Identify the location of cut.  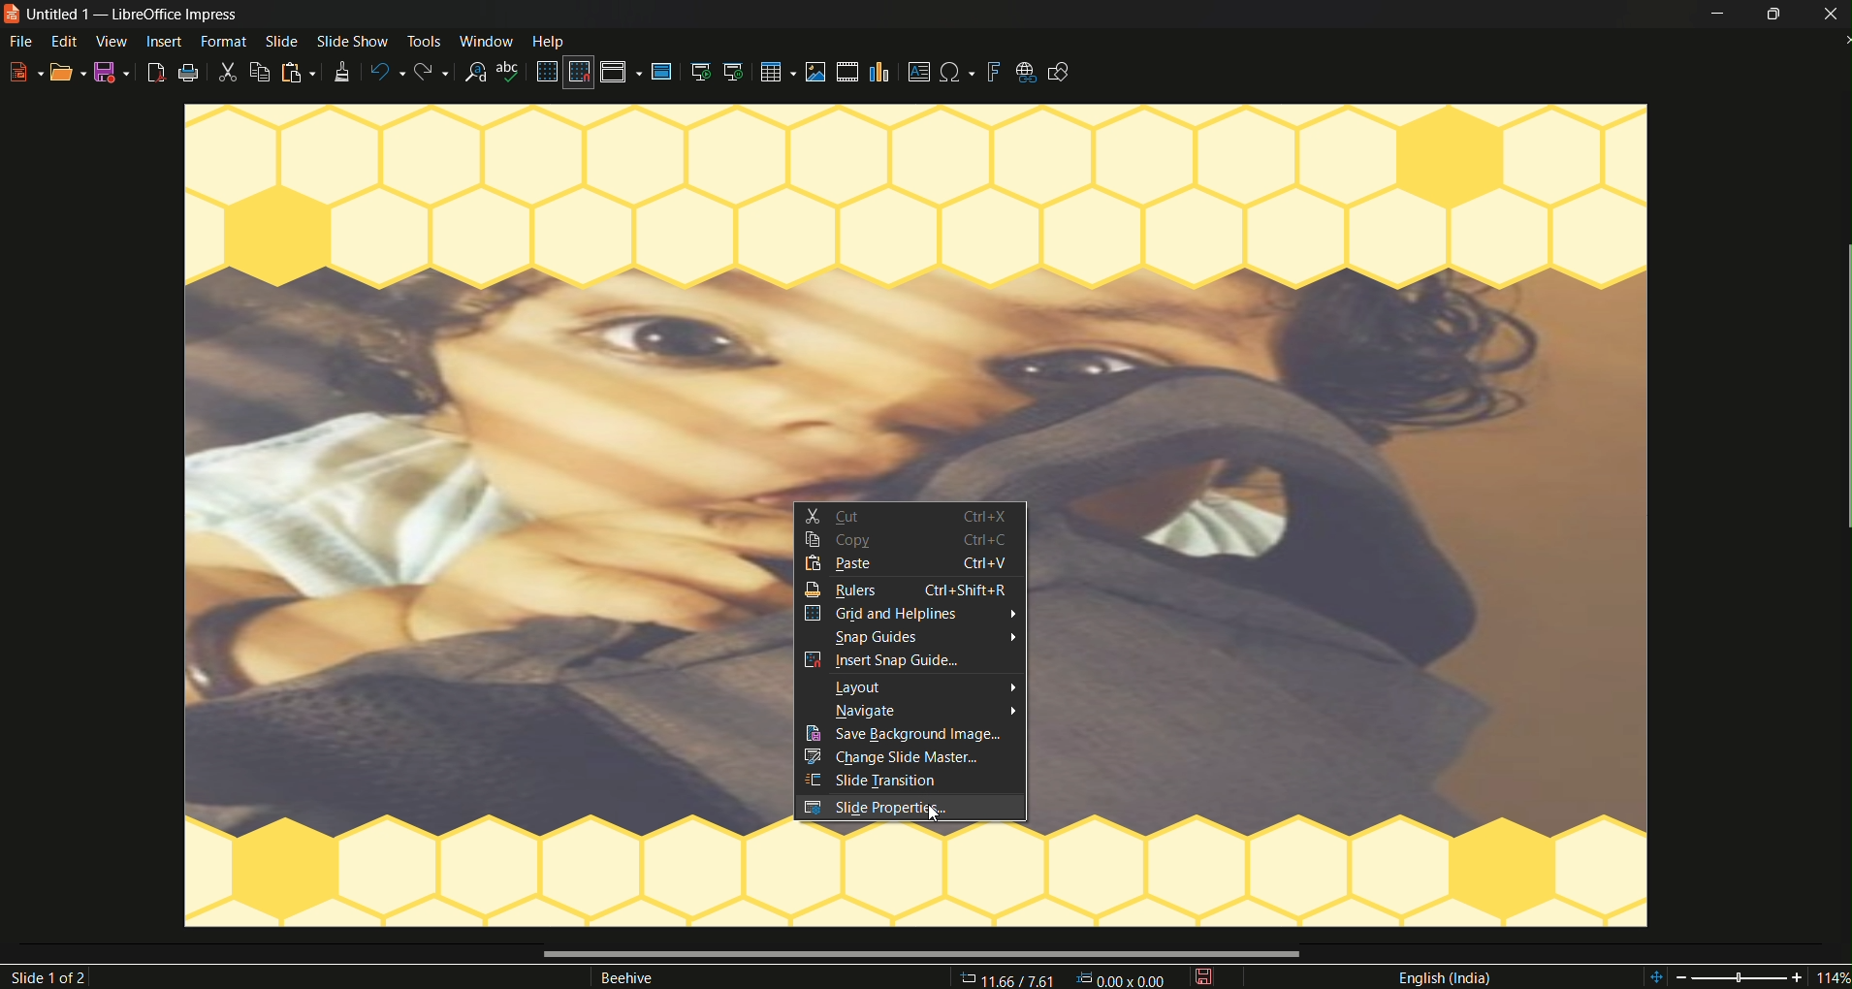
(229, 72).